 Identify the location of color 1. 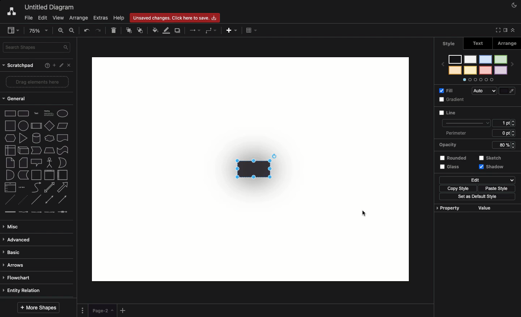
(501, 59).